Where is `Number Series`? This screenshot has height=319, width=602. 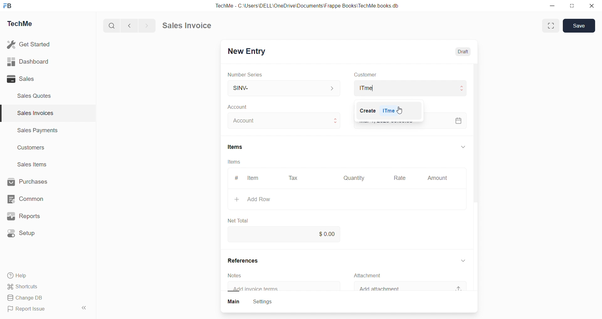
Number Series is located at coordinates (249, 75).